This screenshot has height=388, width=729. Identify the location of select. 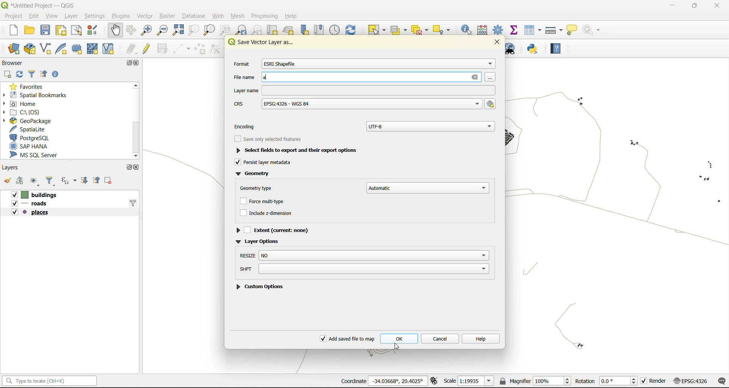
(378, 30).